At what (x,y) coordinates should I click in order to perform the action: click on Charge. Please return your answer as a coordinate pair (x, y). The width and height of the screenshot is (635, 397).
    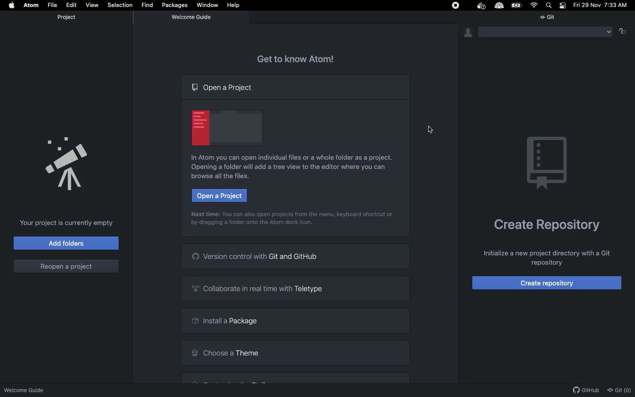
    Looking at the image, I should click on (517, 6).